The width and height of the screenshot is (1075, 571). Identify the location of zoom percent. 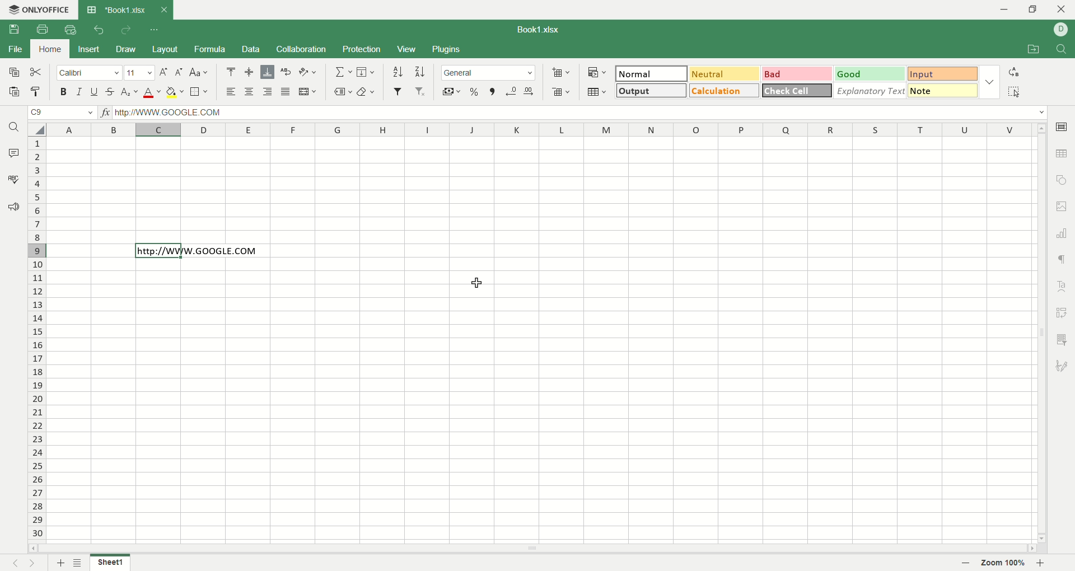
(1005, 563).